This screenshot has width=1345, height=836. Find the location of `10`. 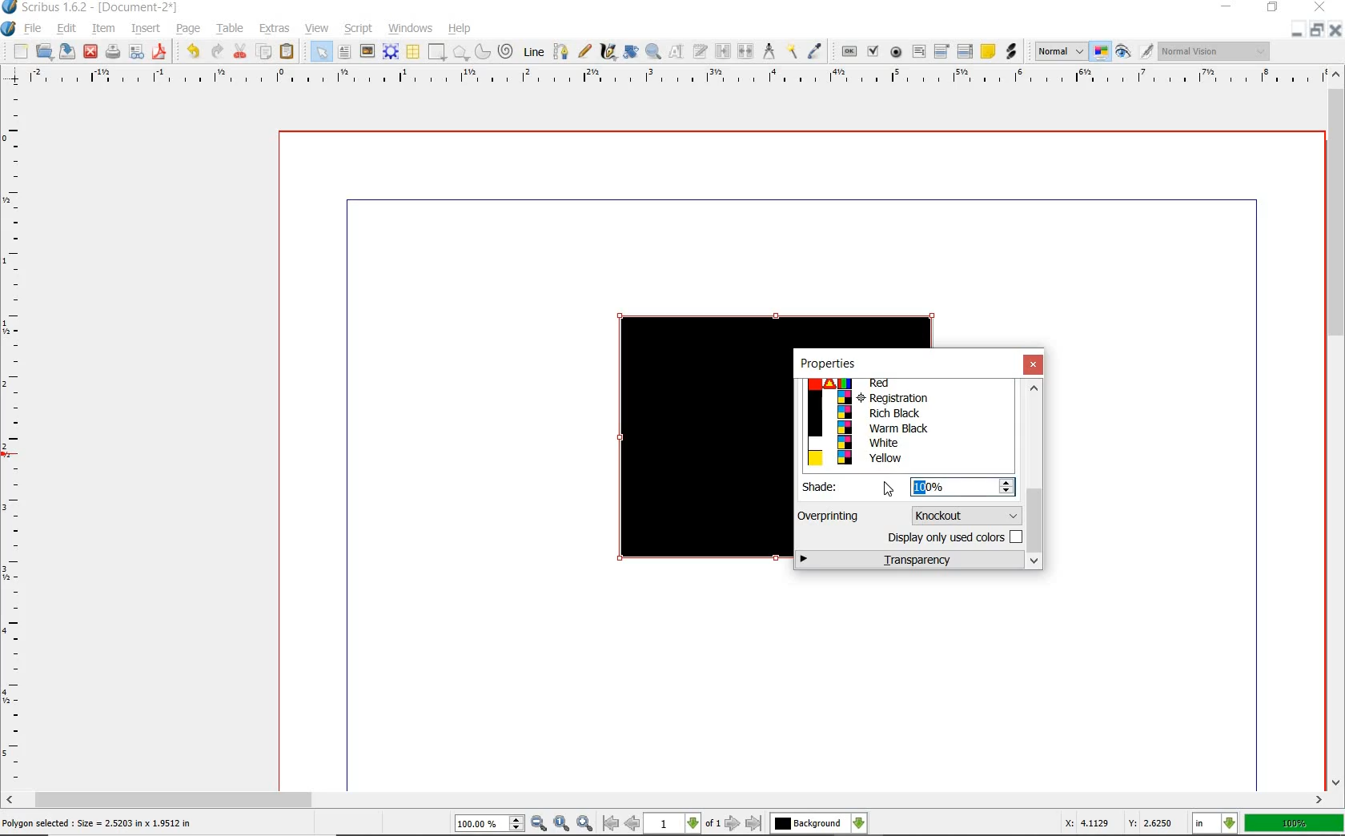

10 is located at coordinates (918, 487).